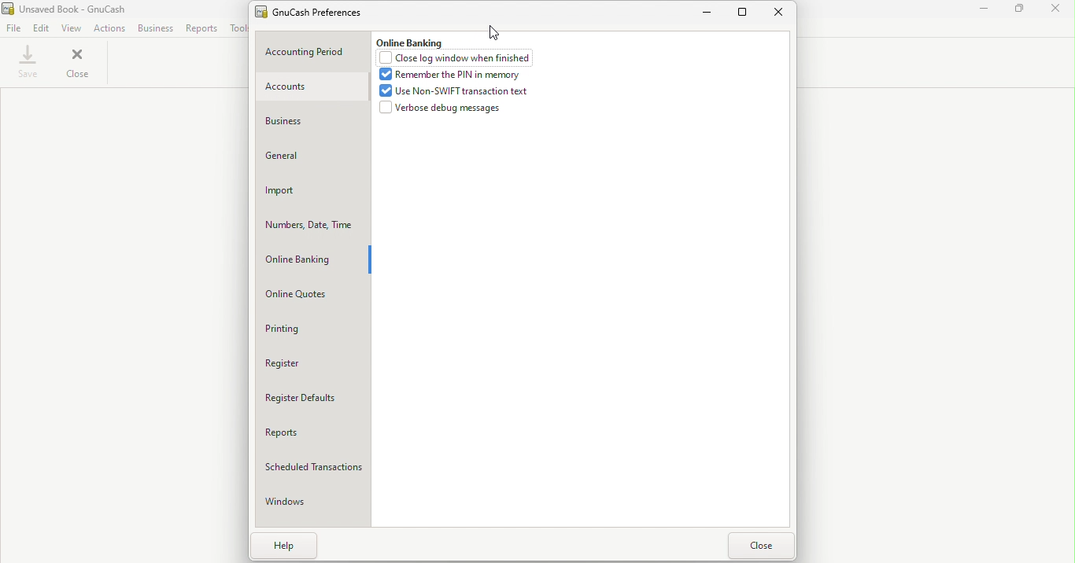  I want to click on GnuCash preferences, so click(316, 11).